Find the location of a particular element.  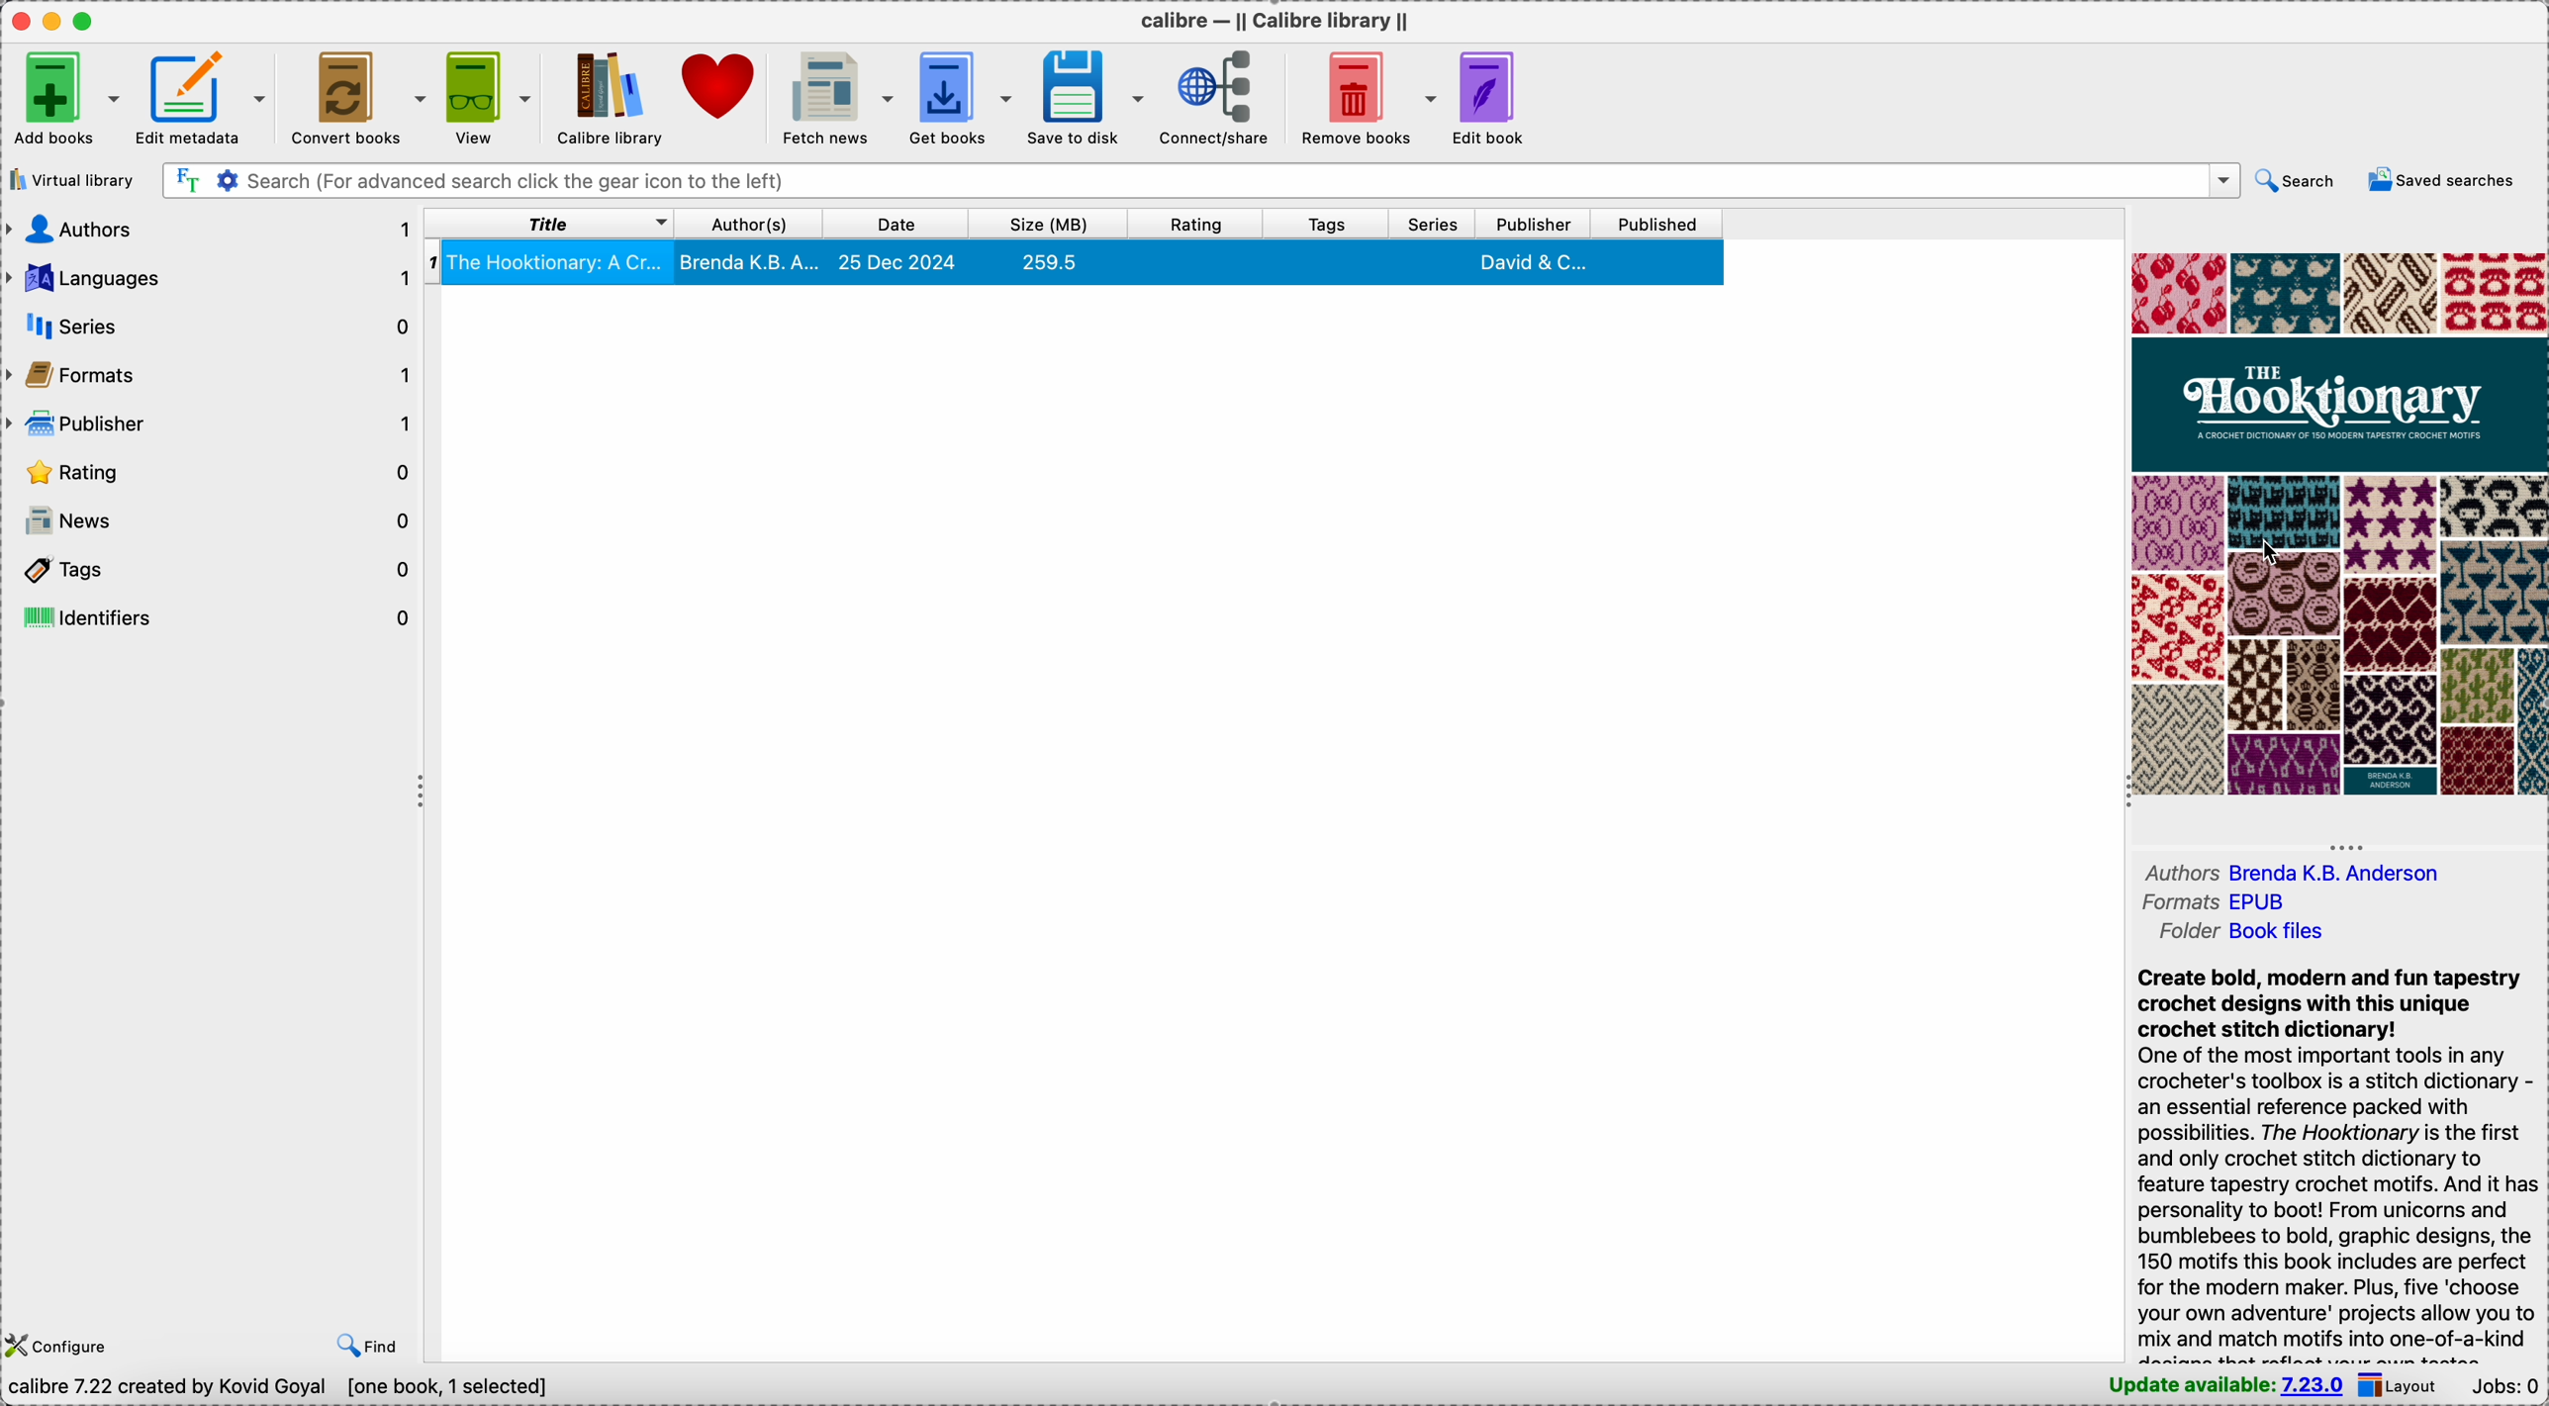

data is located at coordinates (284, 1389).